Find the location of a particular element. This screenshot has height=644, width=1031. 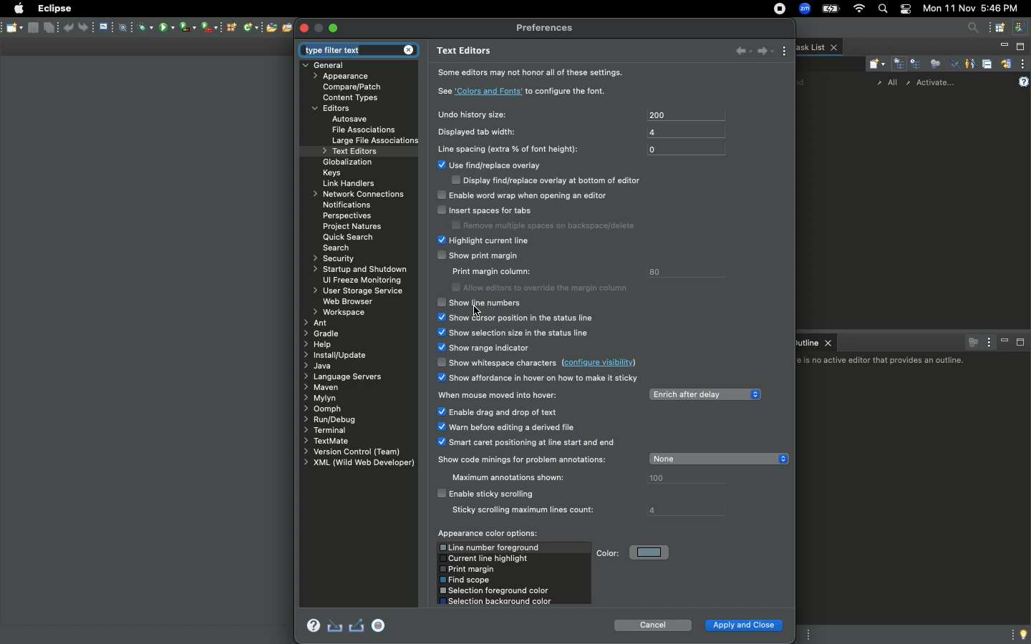

Preferences is located at coordinates (548, 29).